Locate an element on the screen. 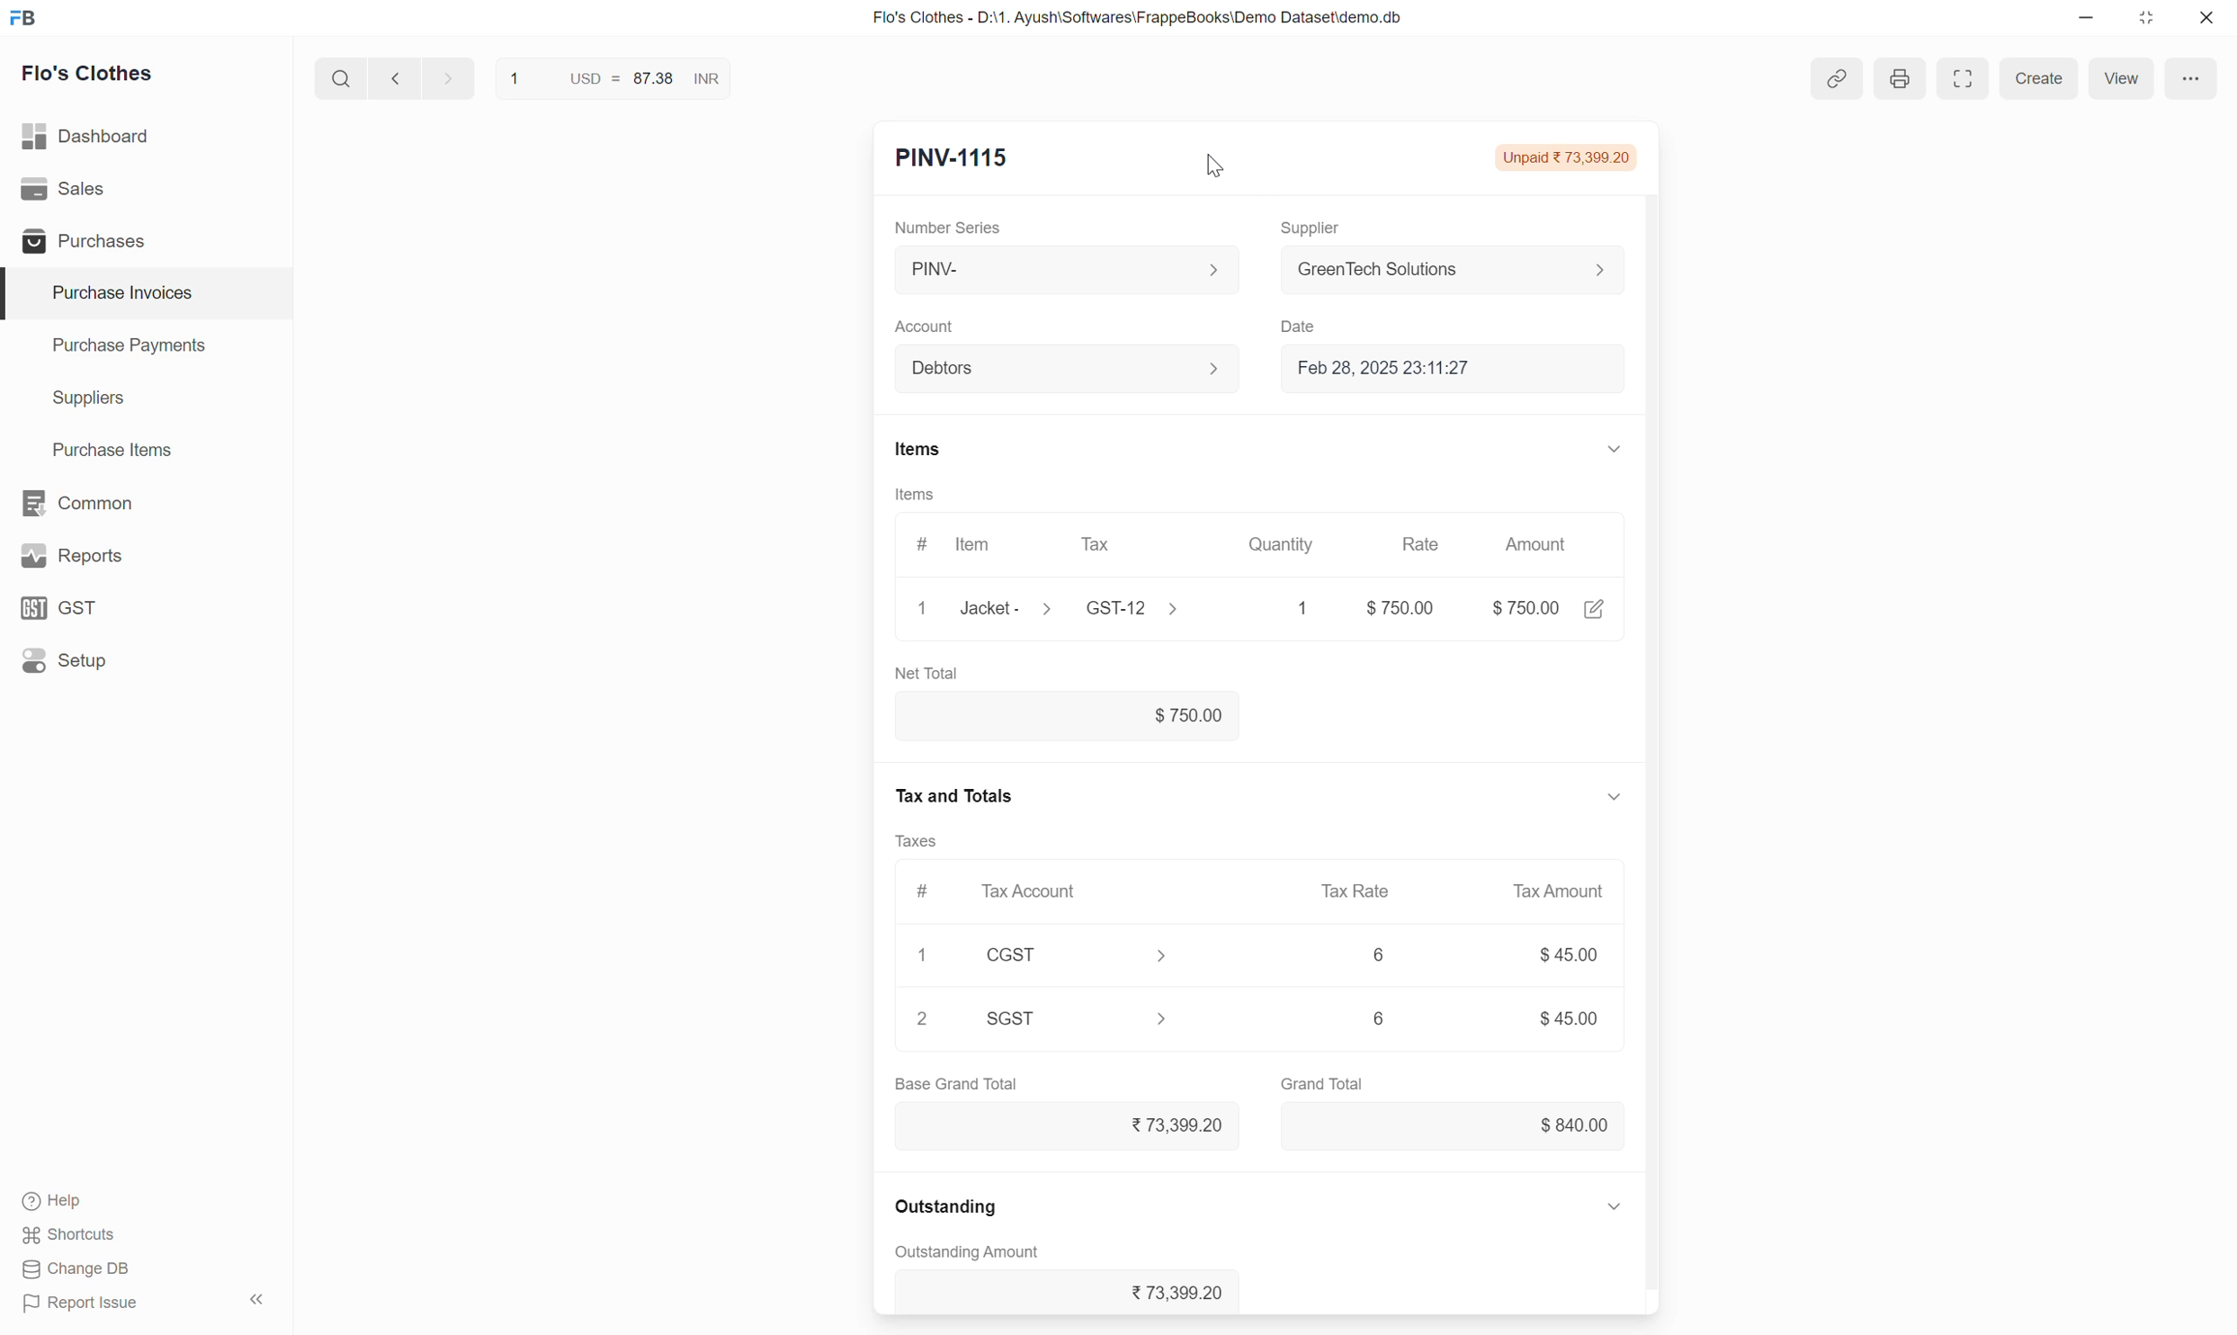 Image resolution: width=2237 pixels, height=1335 pixels. Items is located at coordinates (916, 494).